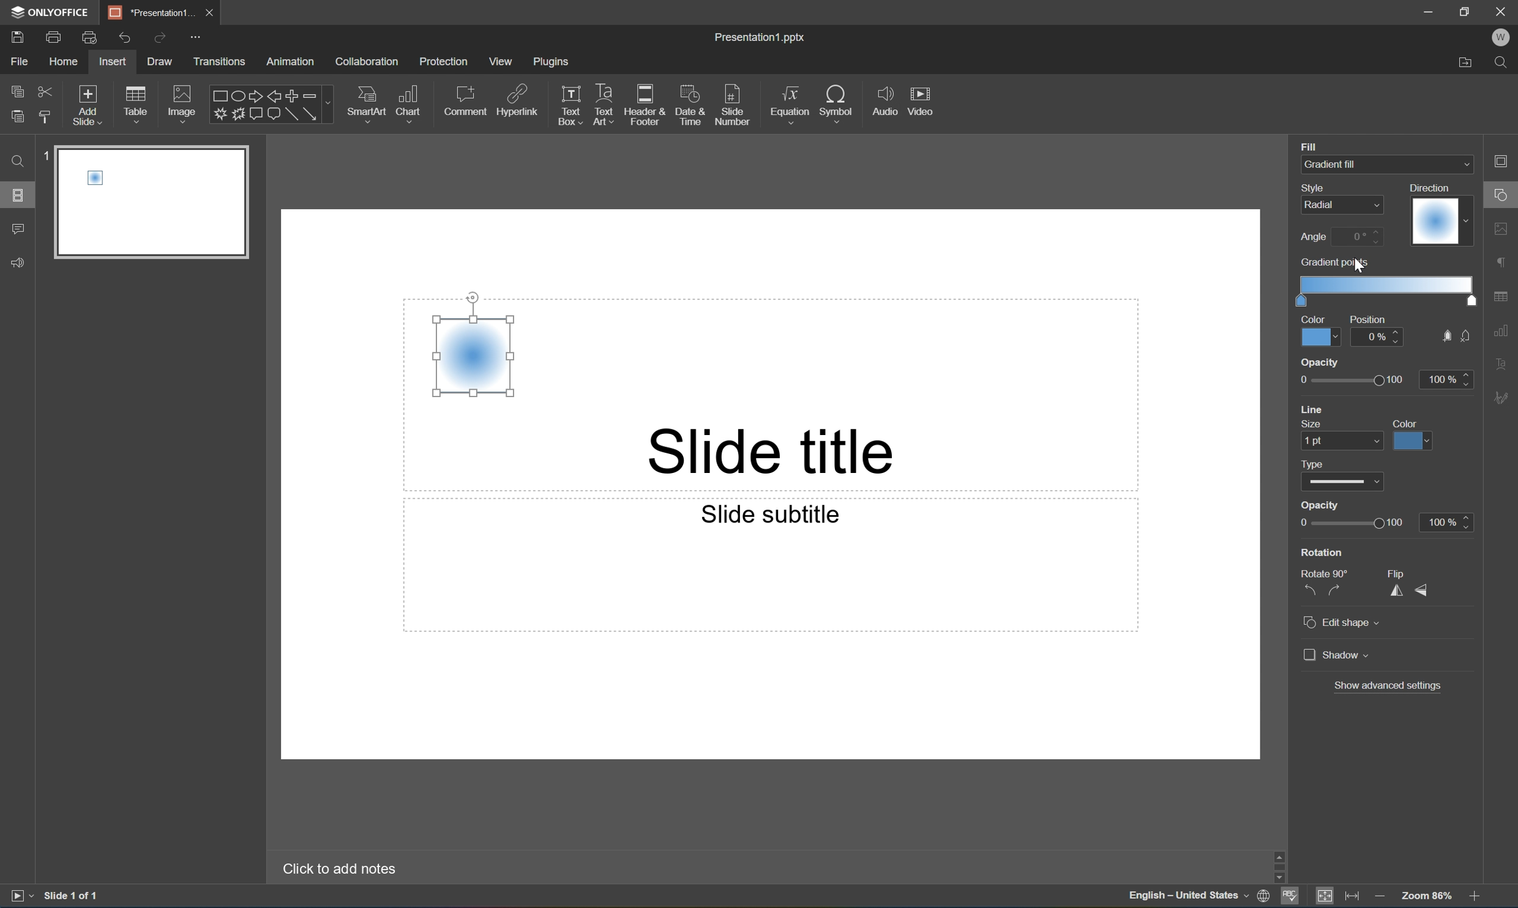 This screenshot has width=1518, height=908. Describe the element at coordinates (473, 355) in the screenshot. I see `Radial` at that location.